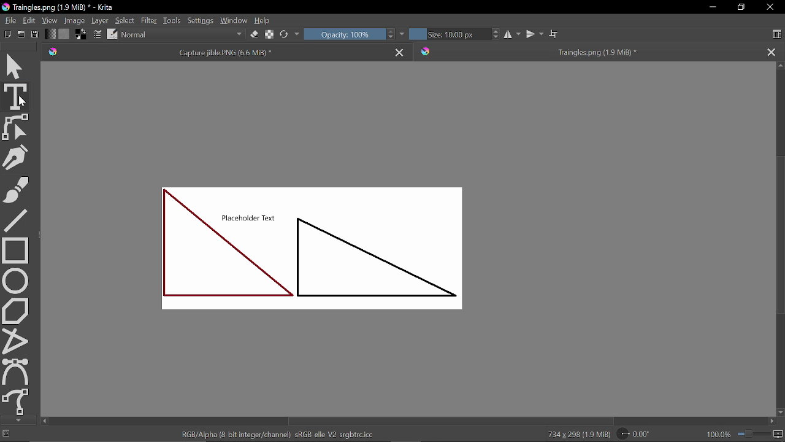  Describe the element at coordinates (17, 420) in the screenshot. I see `Move down tools` at that location.